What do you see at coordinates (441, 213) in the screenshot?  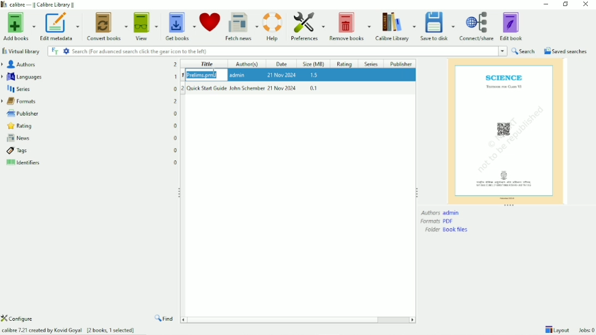 I see `Authors` at bounding box center [441, 213].